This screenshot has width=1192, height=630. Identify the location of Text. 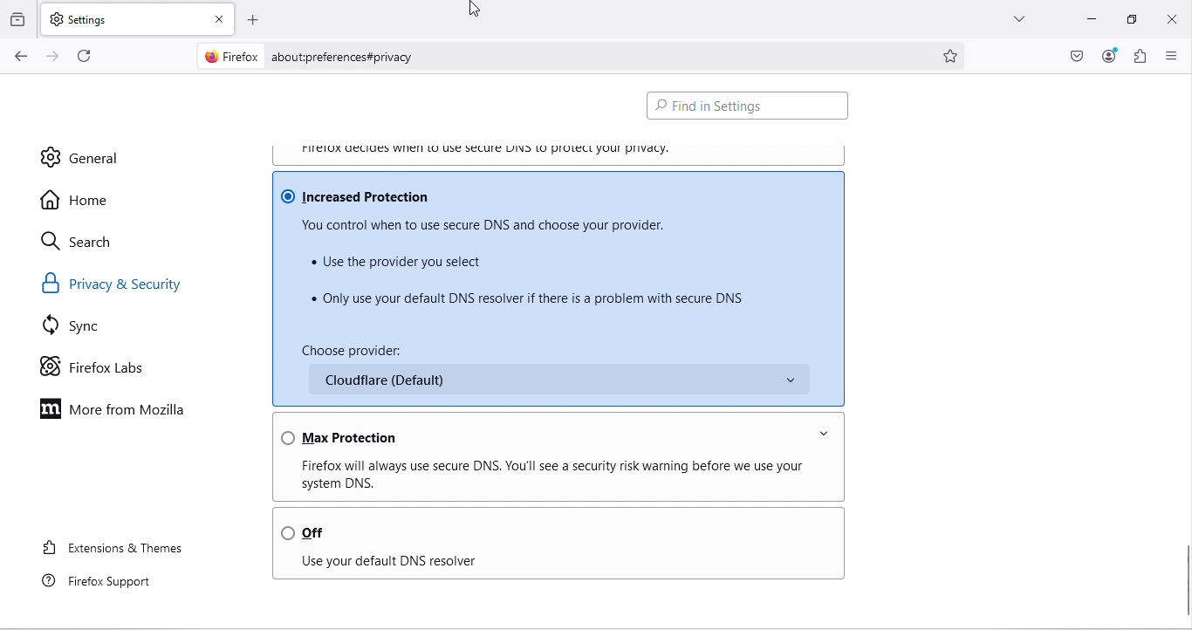
(467, 346).